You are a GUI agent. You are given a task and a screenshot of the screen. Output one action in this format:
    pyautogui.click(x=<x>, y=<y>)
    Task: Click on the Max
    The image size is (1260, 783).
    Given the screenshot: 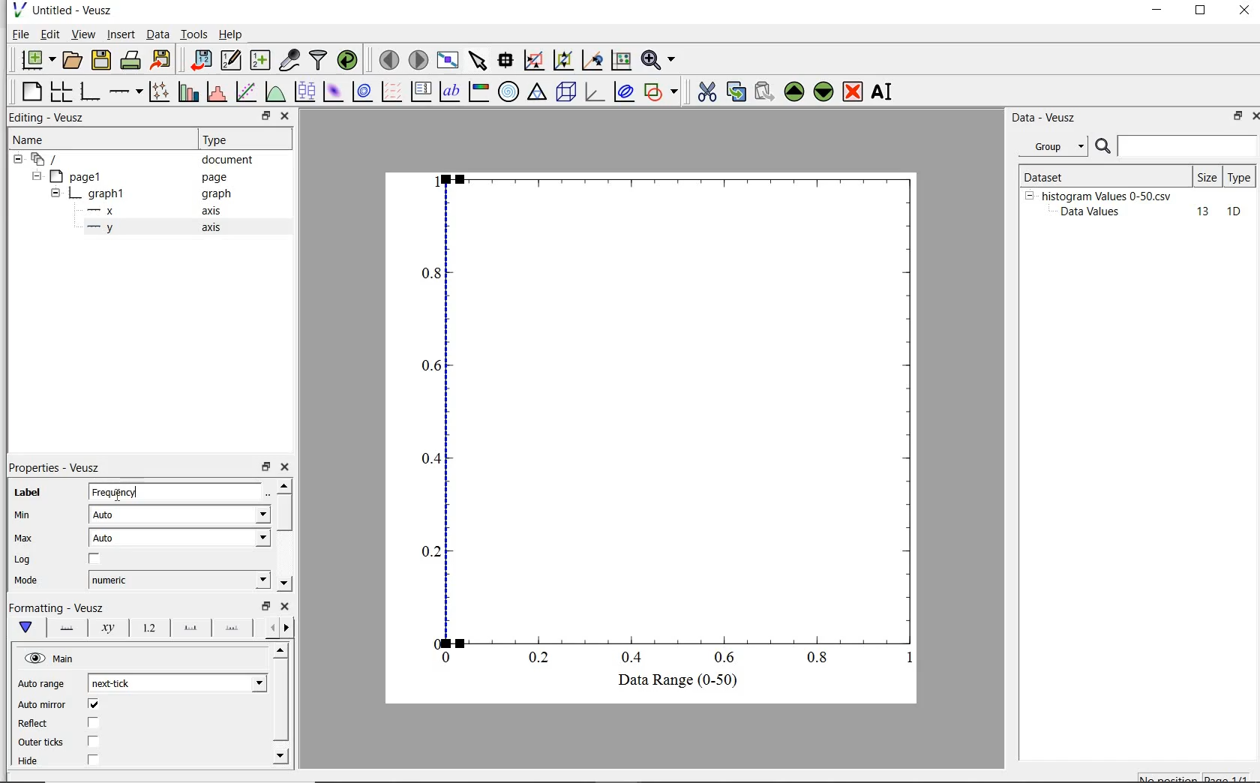 What is the action you would take?
    pyautogui.click(x=24, y=538)
    